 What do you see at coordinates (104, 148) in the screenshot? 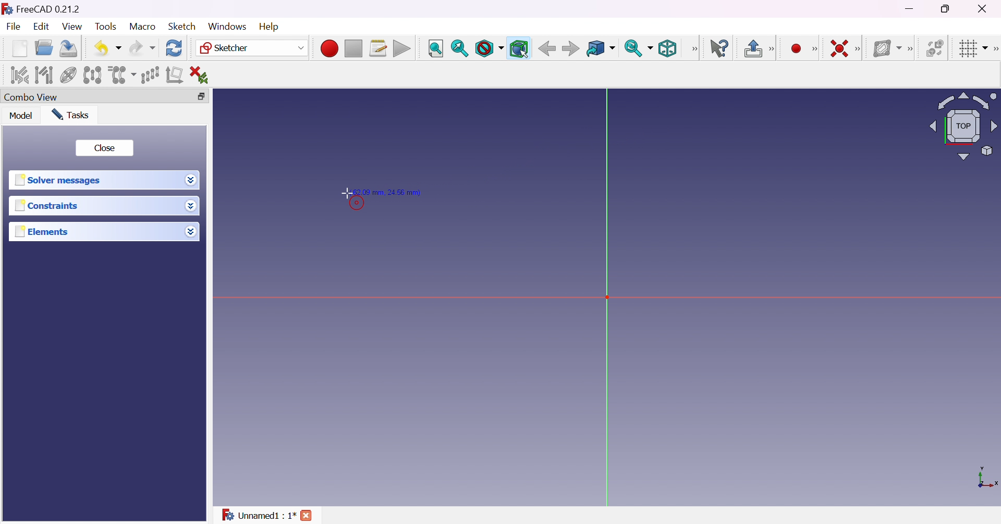
I see `Close` at bounding box center [104, 148].